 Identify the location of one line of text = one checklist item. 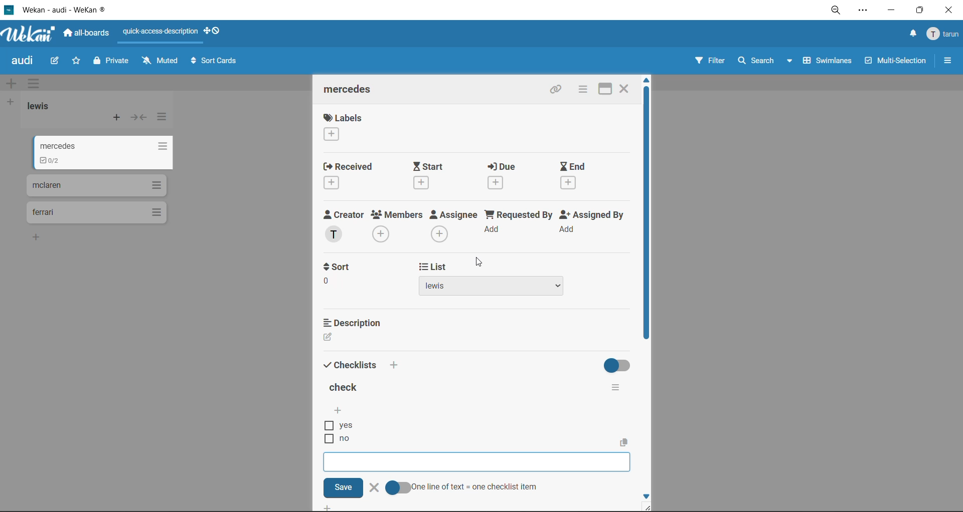
(463, 487).